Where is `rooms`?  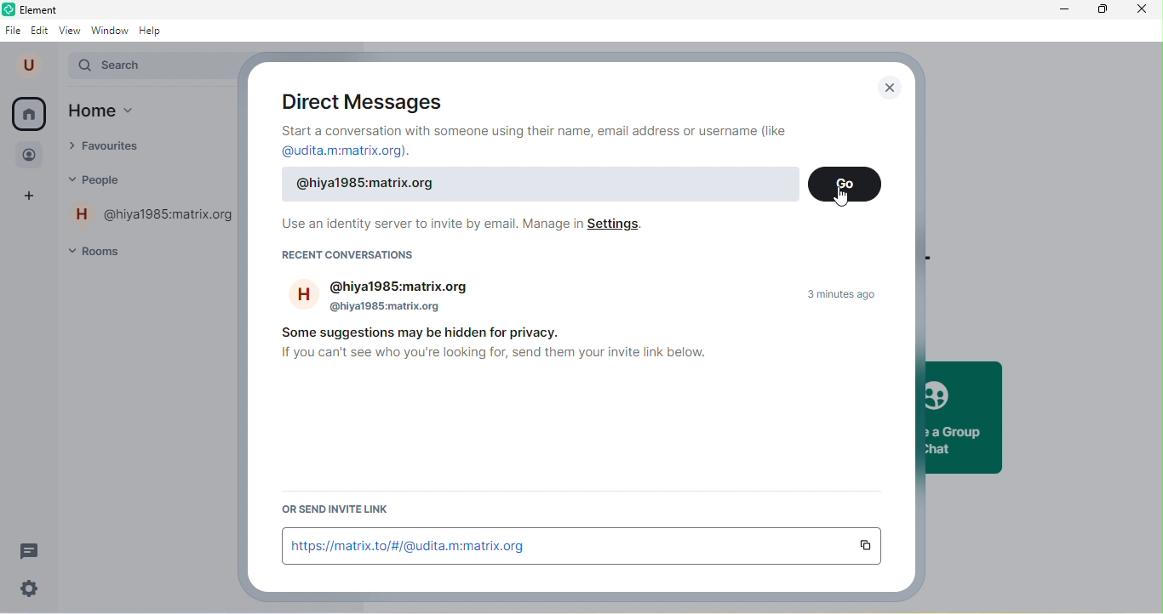
rooms is located at coordinates (105, 250).